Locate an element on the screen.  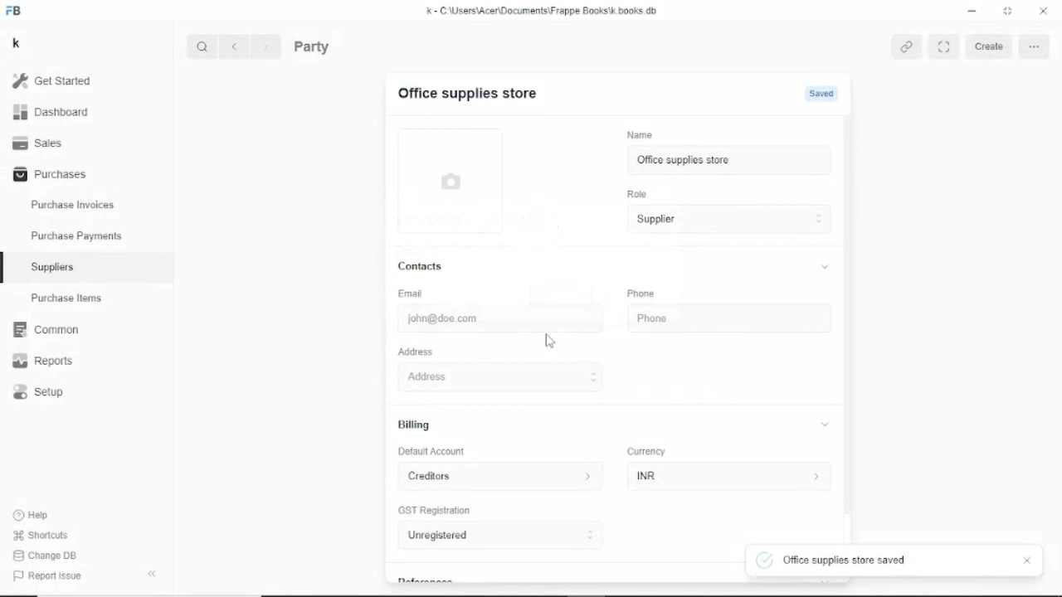
View linked entries is located at coordinates (910, 47).